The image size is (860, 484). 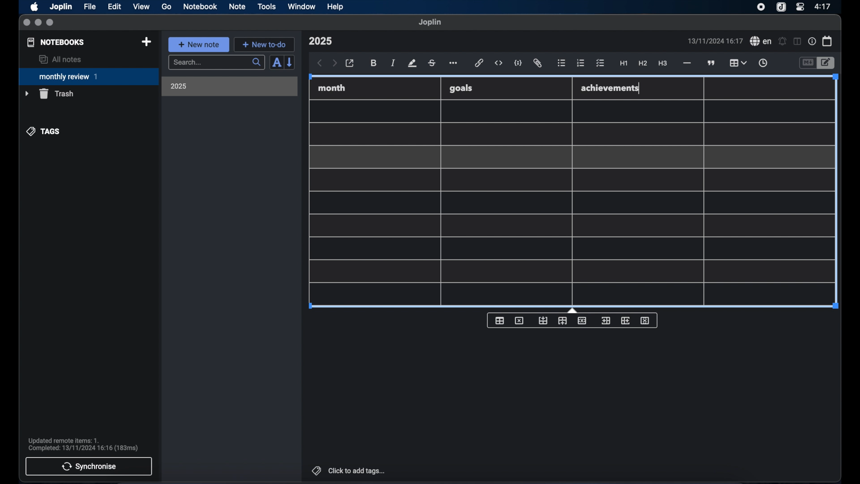 I want to click on block quotes, so click(x=712, y=63).